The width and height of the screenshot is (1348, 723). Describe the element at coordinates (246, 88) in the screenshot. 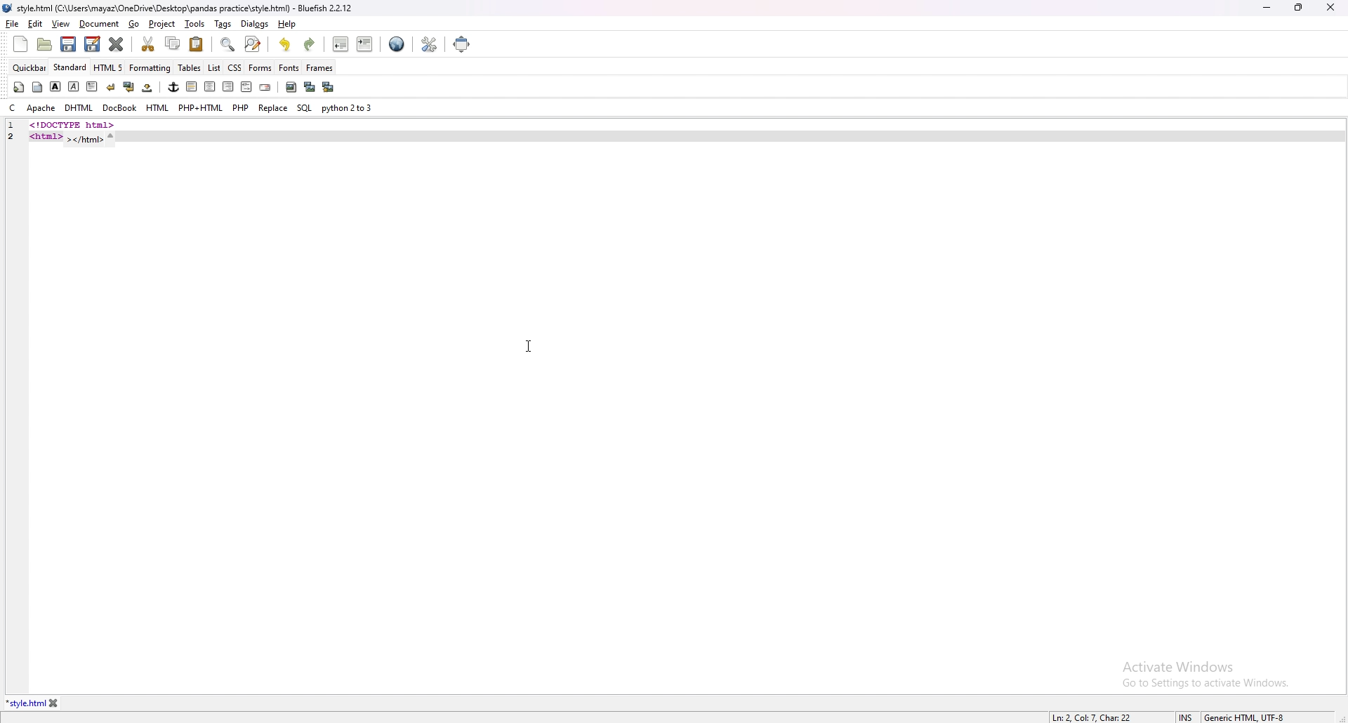

I see `html comment` at that location.